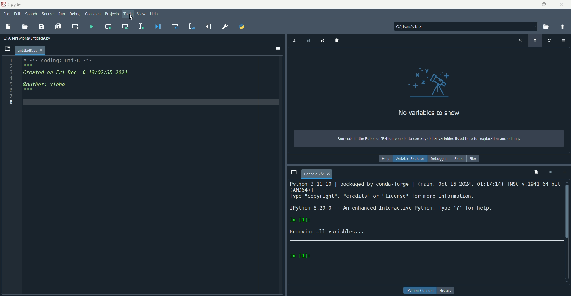  I want to click on preferences, so click(224, 27).